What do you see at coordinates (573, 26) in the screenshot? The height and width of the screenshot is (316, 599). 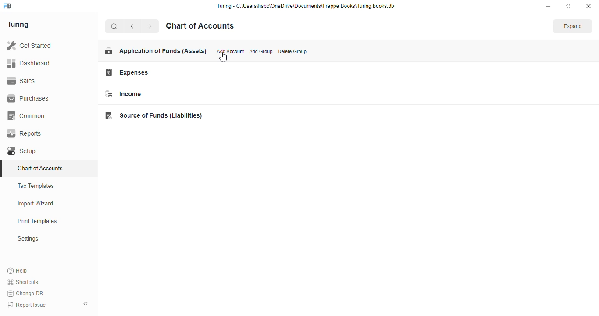 I see `expand` at bounding box center [573, 26].